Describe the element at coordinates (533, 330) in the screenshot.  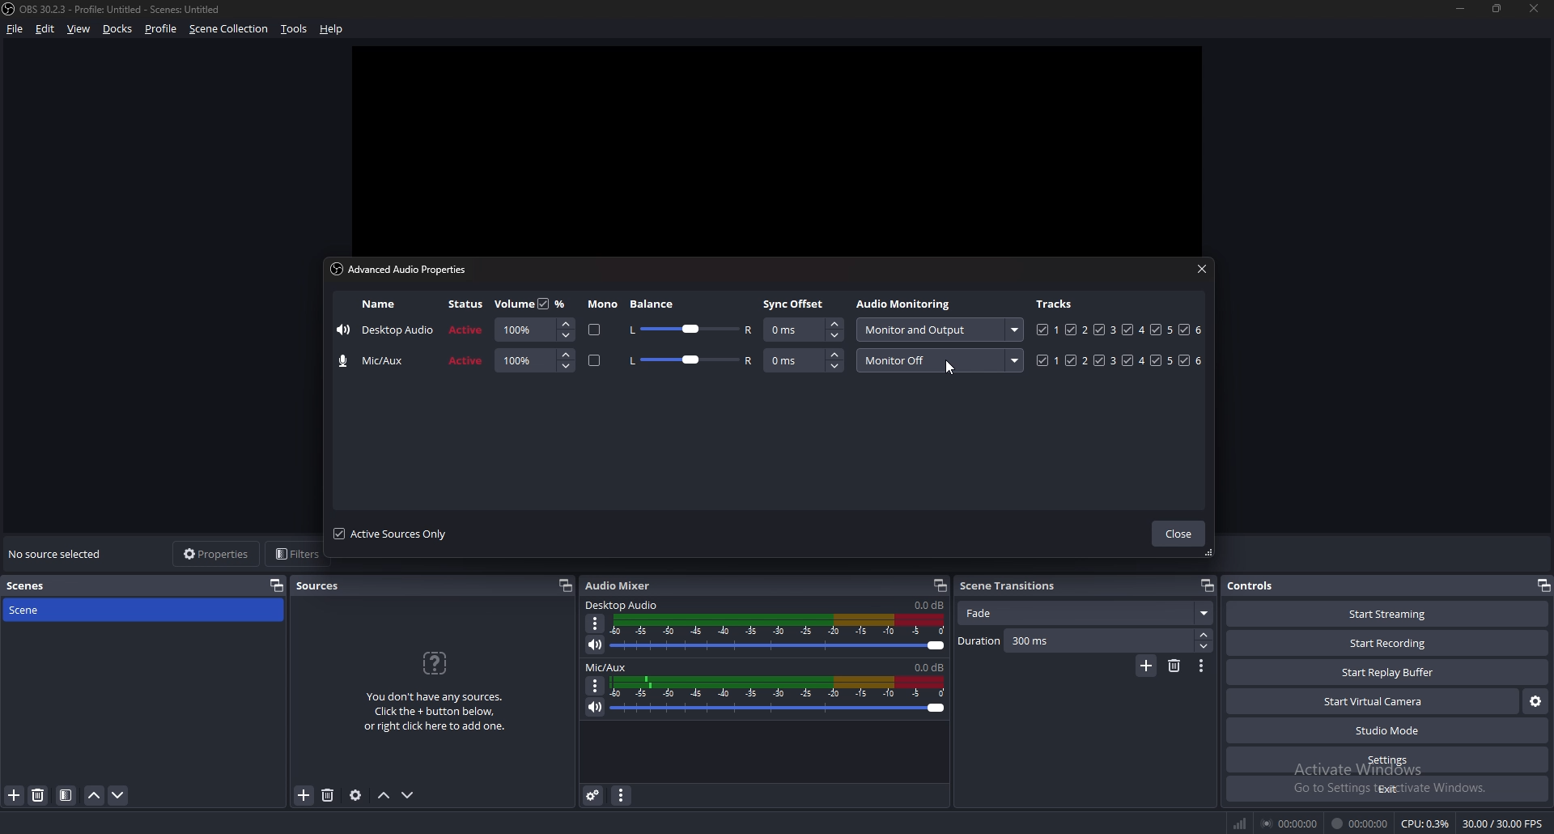
I see `volume adjust` at that location.